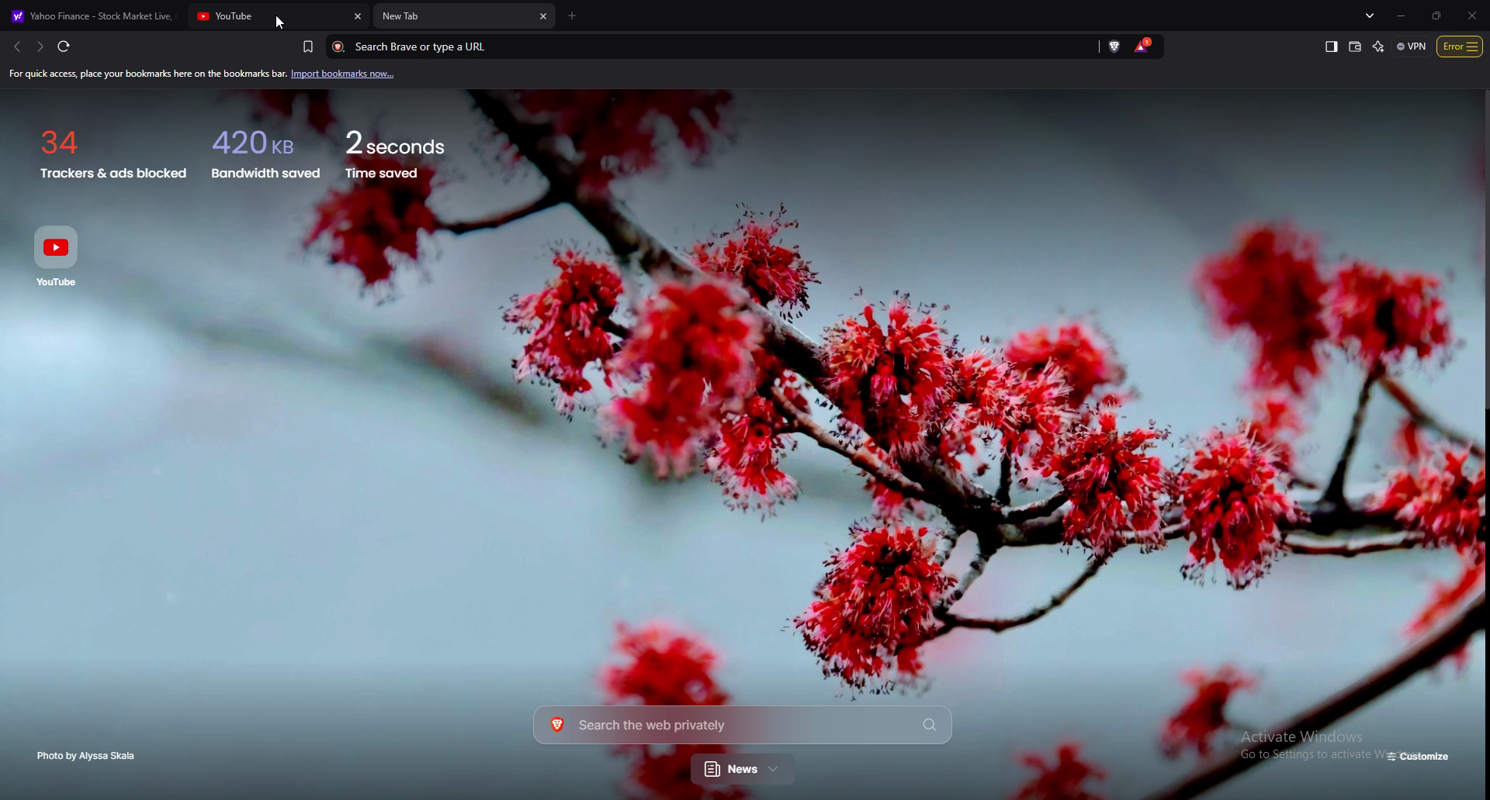  What do you see at coordinates (1472, 15) in the screenshot?
I see `close` at bounding box center [1472, 15].